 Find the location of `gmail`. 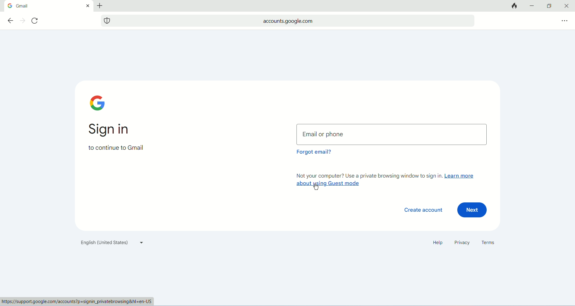

gmail is located at coordinates (47, 6).